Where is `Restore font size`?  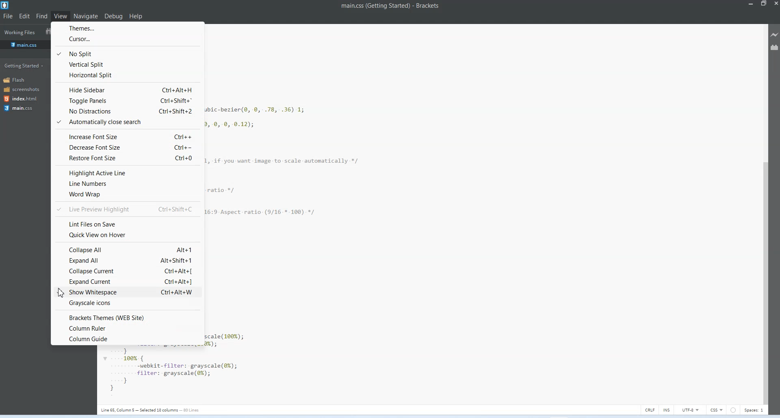 Restore font size is located at coordinates (126, 159).